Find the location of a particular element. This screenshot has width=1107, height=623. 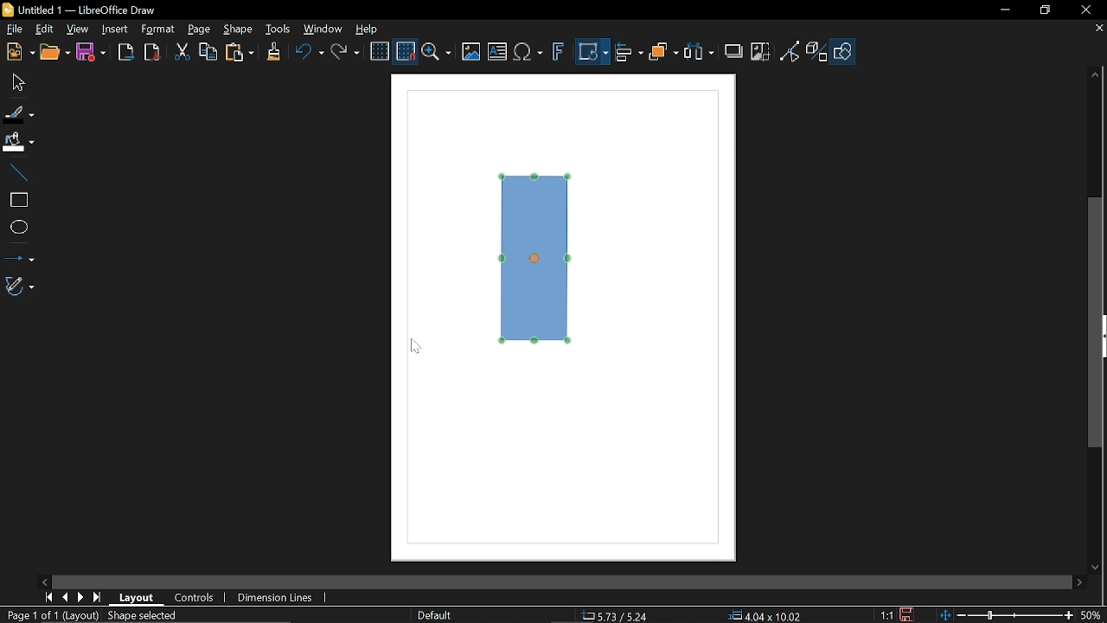

Export  is located at coordinates (125, 53).